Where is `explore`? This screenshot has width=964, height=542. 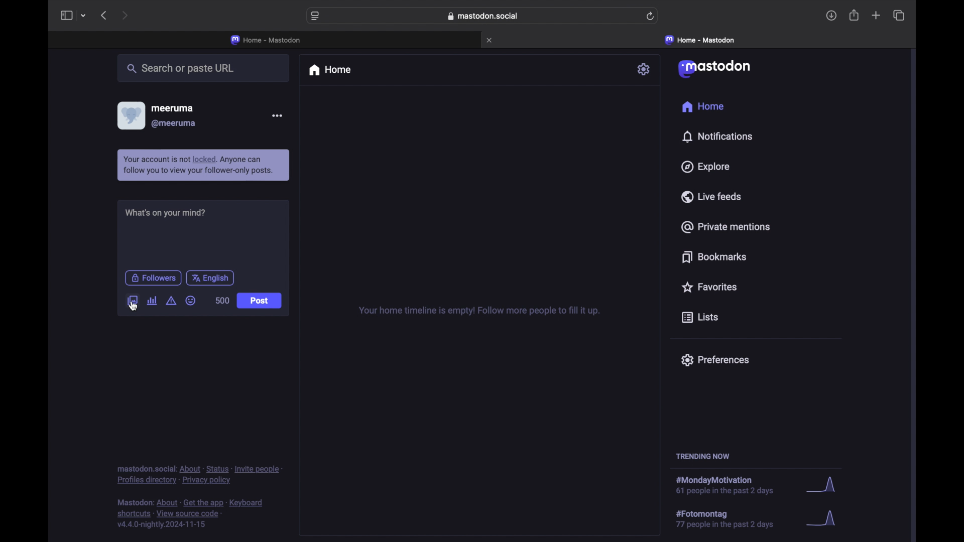 explore is located at coordinates (706, 167).